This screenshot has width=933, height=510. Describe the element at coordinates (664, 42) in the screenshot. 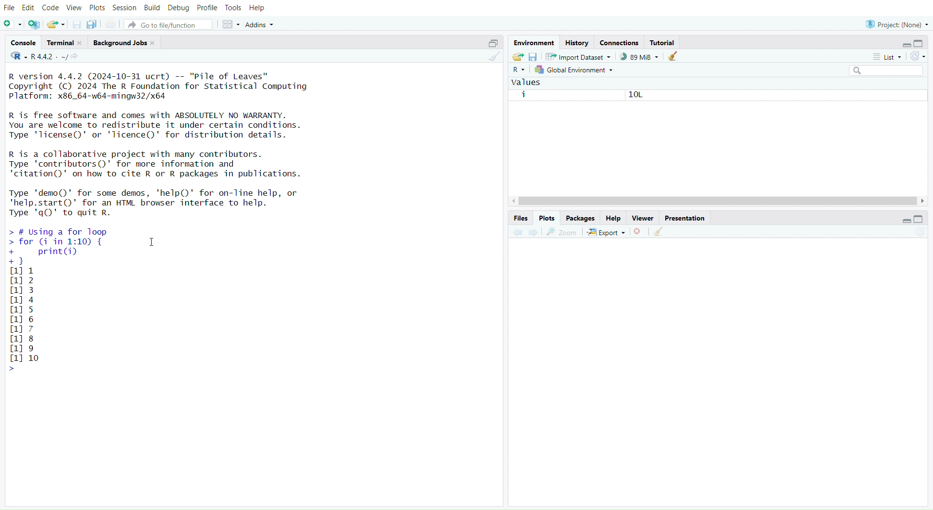

I see `tutorial` at that location.